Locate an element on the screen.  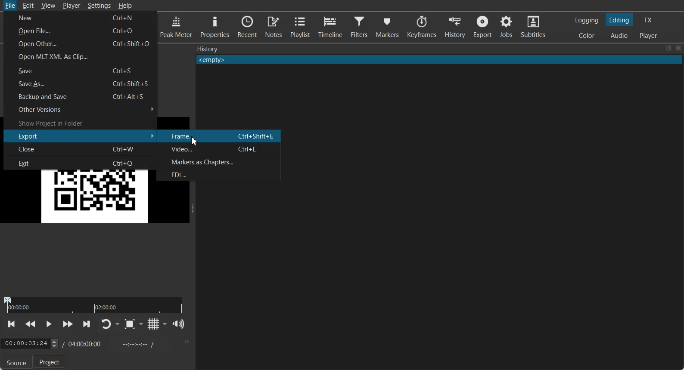
Source is located at coordinates (15, 363).